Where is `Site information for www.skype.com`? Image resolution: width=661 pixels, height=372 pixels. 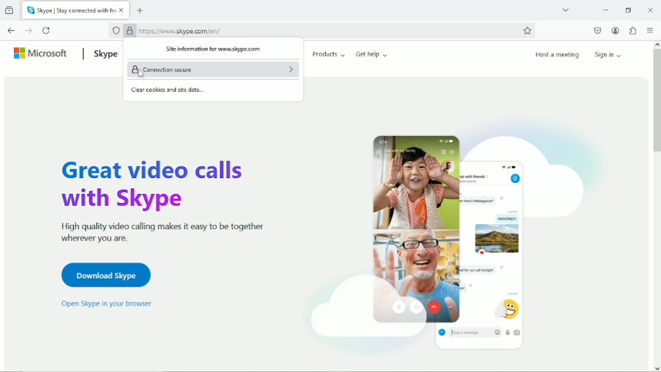
Site information for www.skype.com is located at coordinates (211, 50).